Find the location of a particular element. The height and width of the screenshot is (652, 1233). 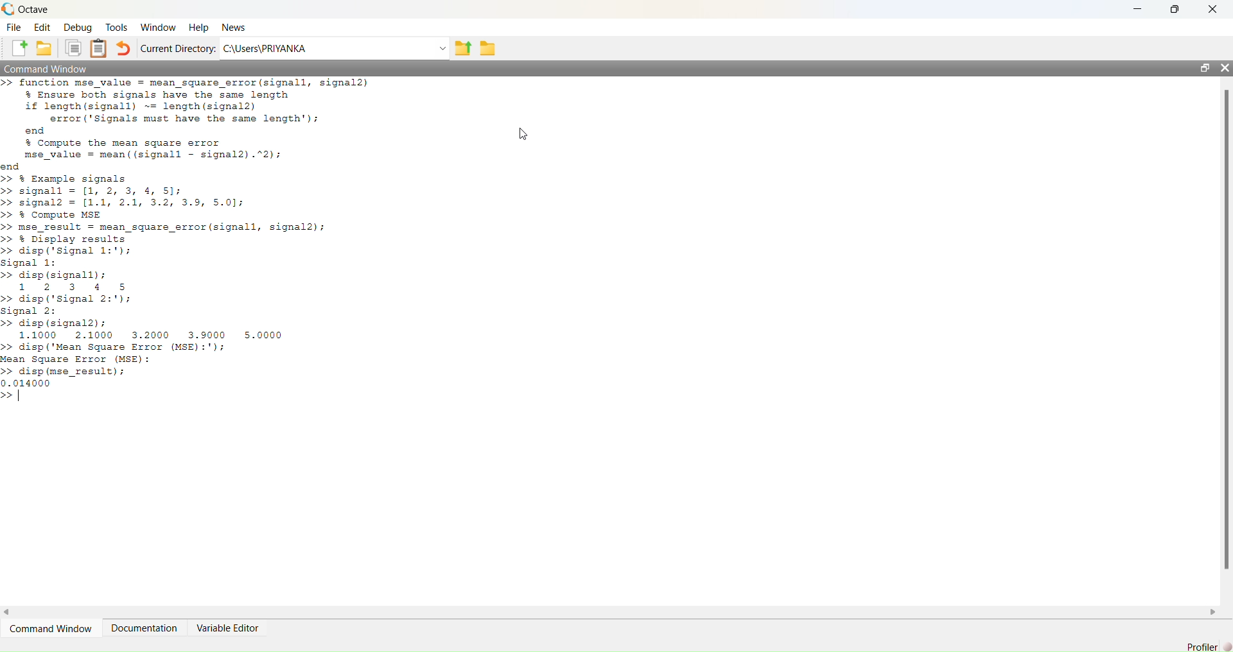

Current Directory: is located at coordinates (177, 49).